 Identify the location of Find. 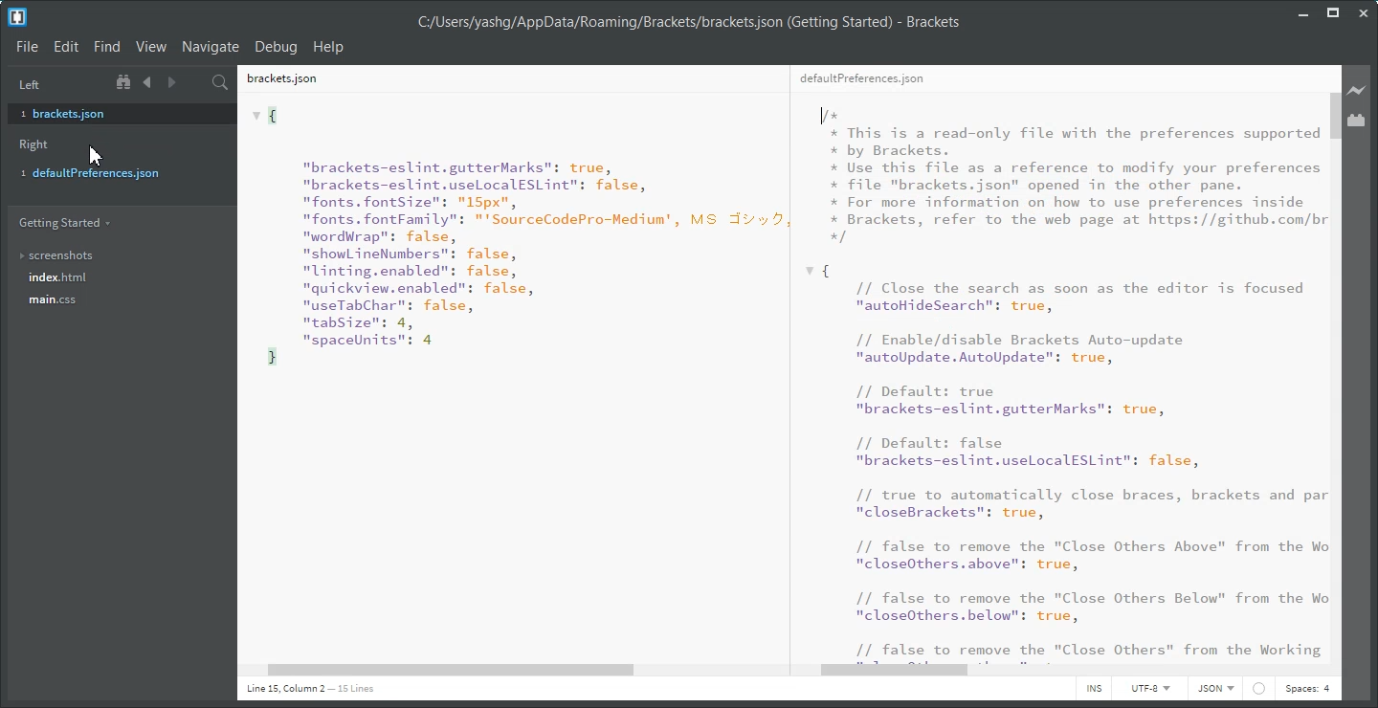
(106, 47).